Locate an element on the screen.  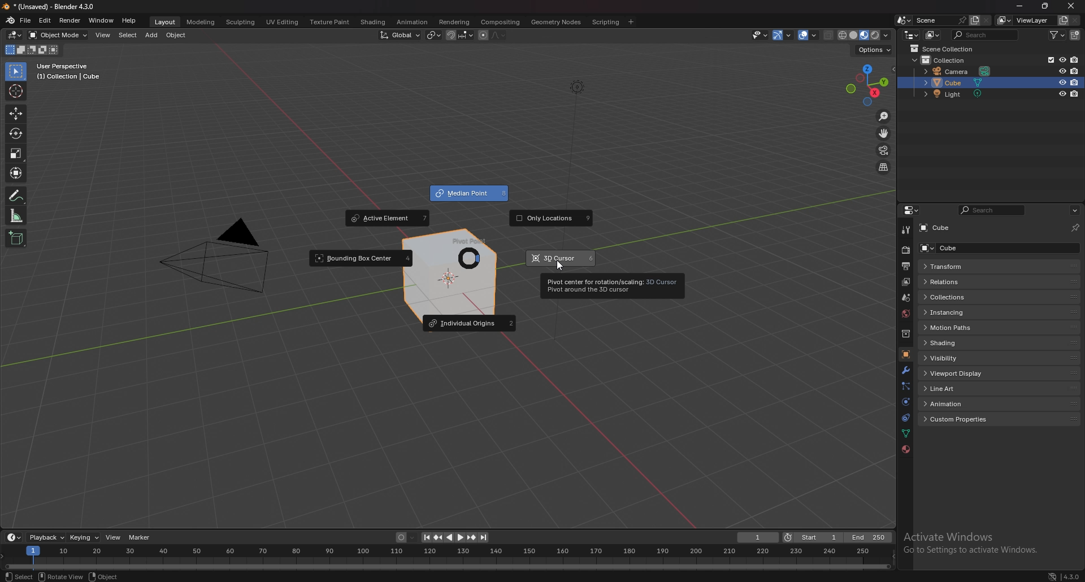
only locations is located at coordinates (552, 219).